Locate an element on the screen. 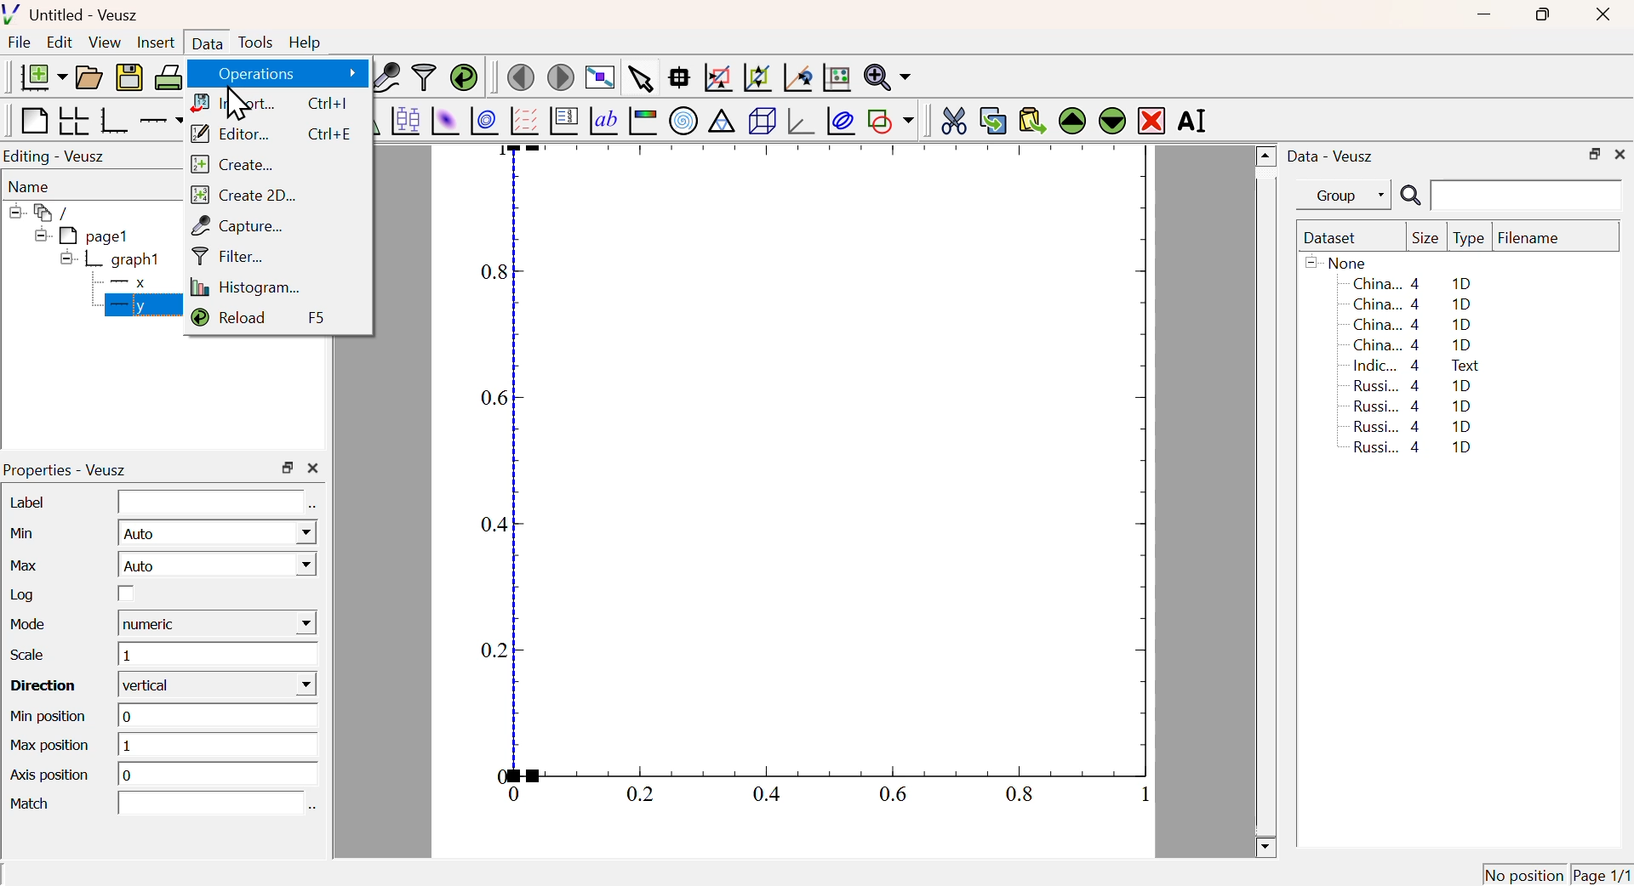 This screenshot has height=886, width=1634. Name is located at coordinates (31, 187).